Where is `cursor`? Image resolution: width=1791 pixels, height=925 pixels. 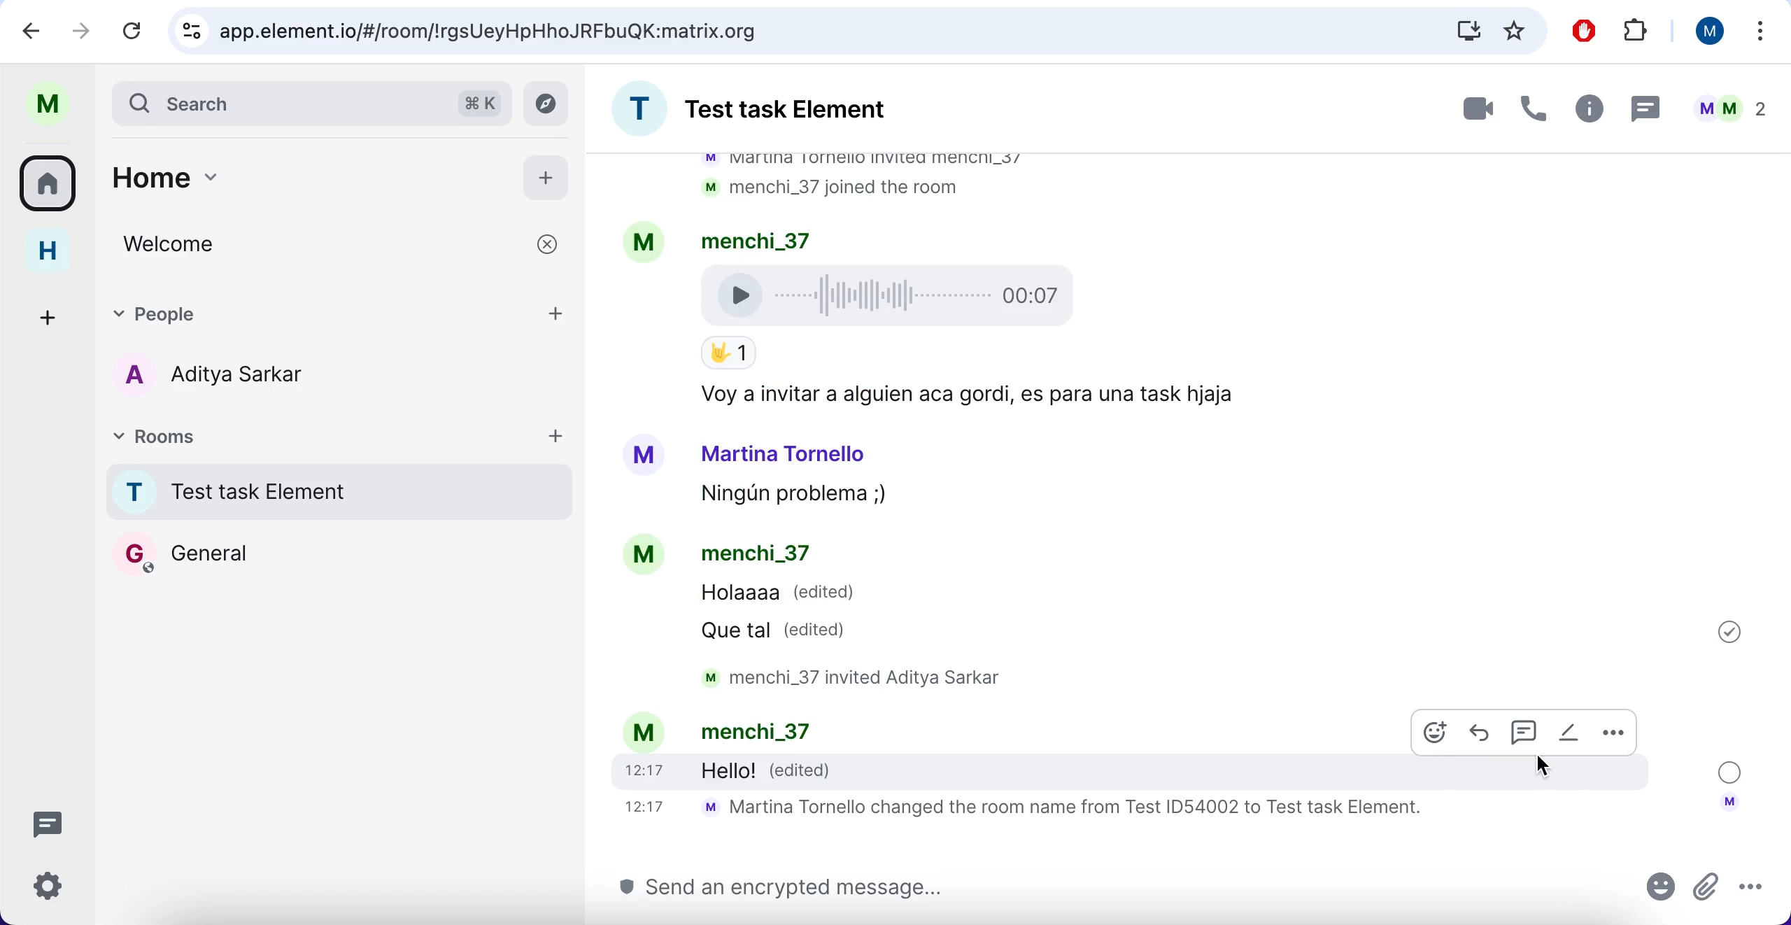 cursor is located at coordinates (1543, 767).